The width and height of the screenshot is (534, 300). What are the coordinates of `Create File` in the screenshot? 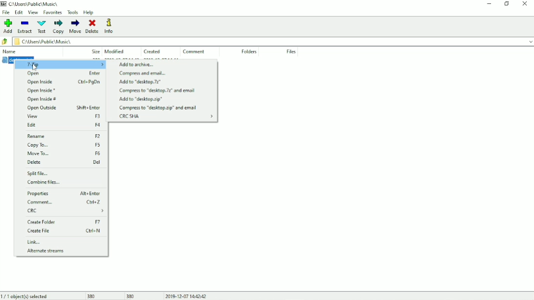 It's located at (63, 231).